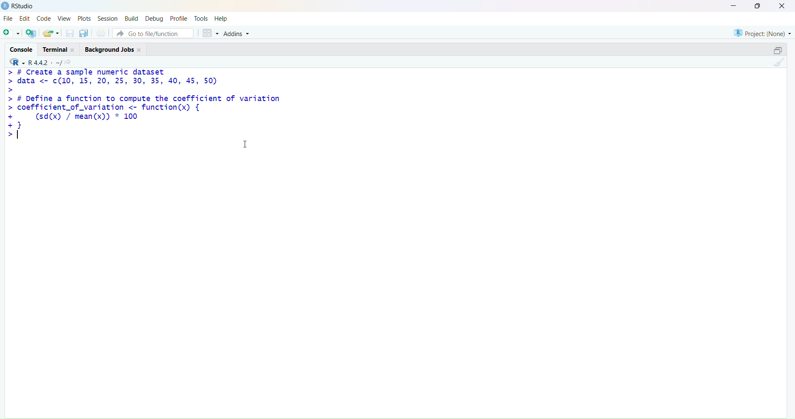  I want to click on add R file, so click(31, 34).